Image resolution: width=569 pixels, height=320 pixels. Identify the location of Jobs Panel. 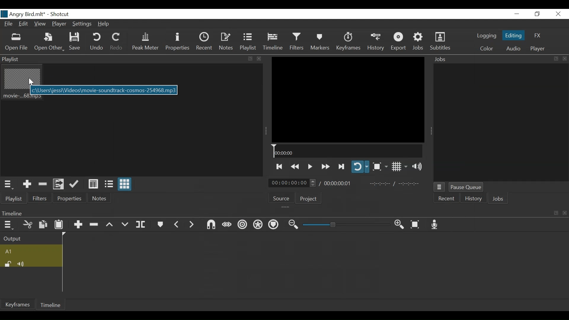
(499, 122).